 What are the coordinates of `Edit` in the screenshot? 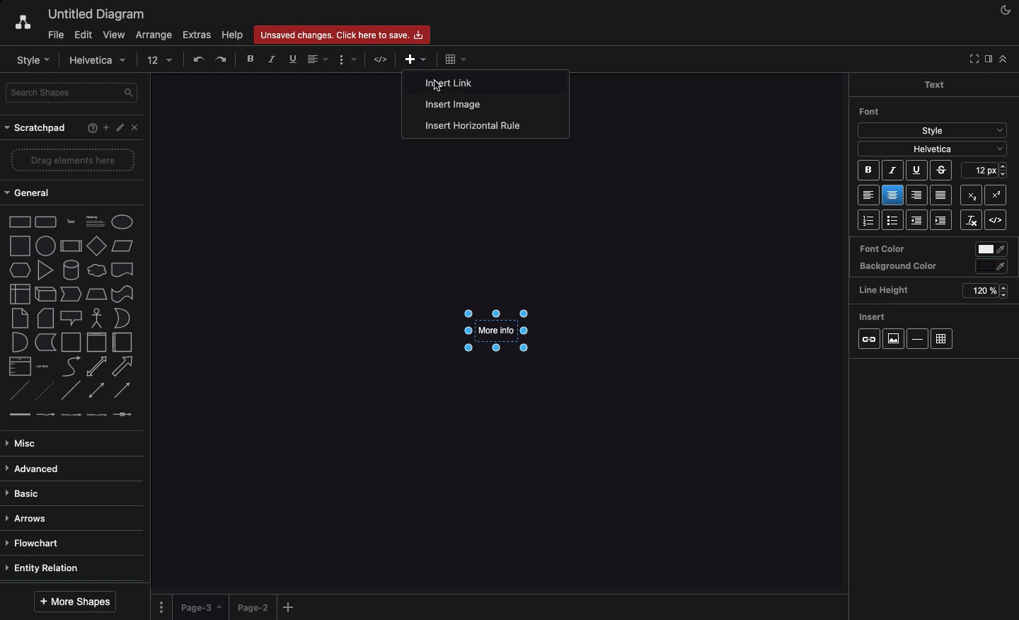 It's located at (83, 35).